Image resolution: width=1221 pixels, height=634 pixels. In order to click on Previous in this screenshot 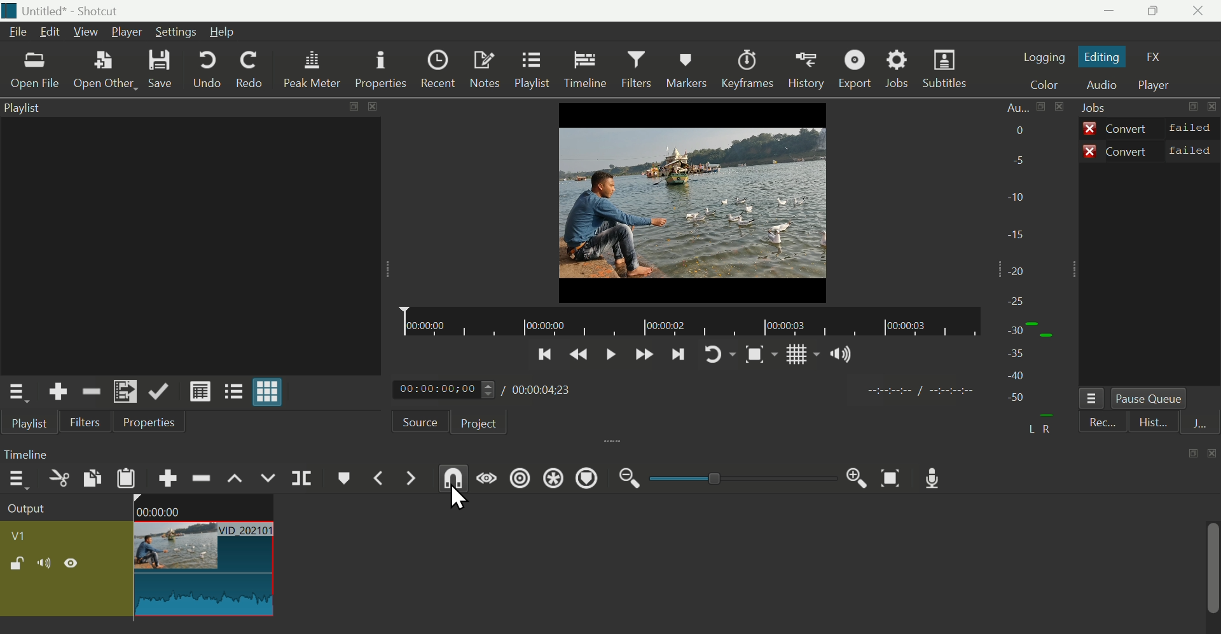, I will do `click(579, 357)`.